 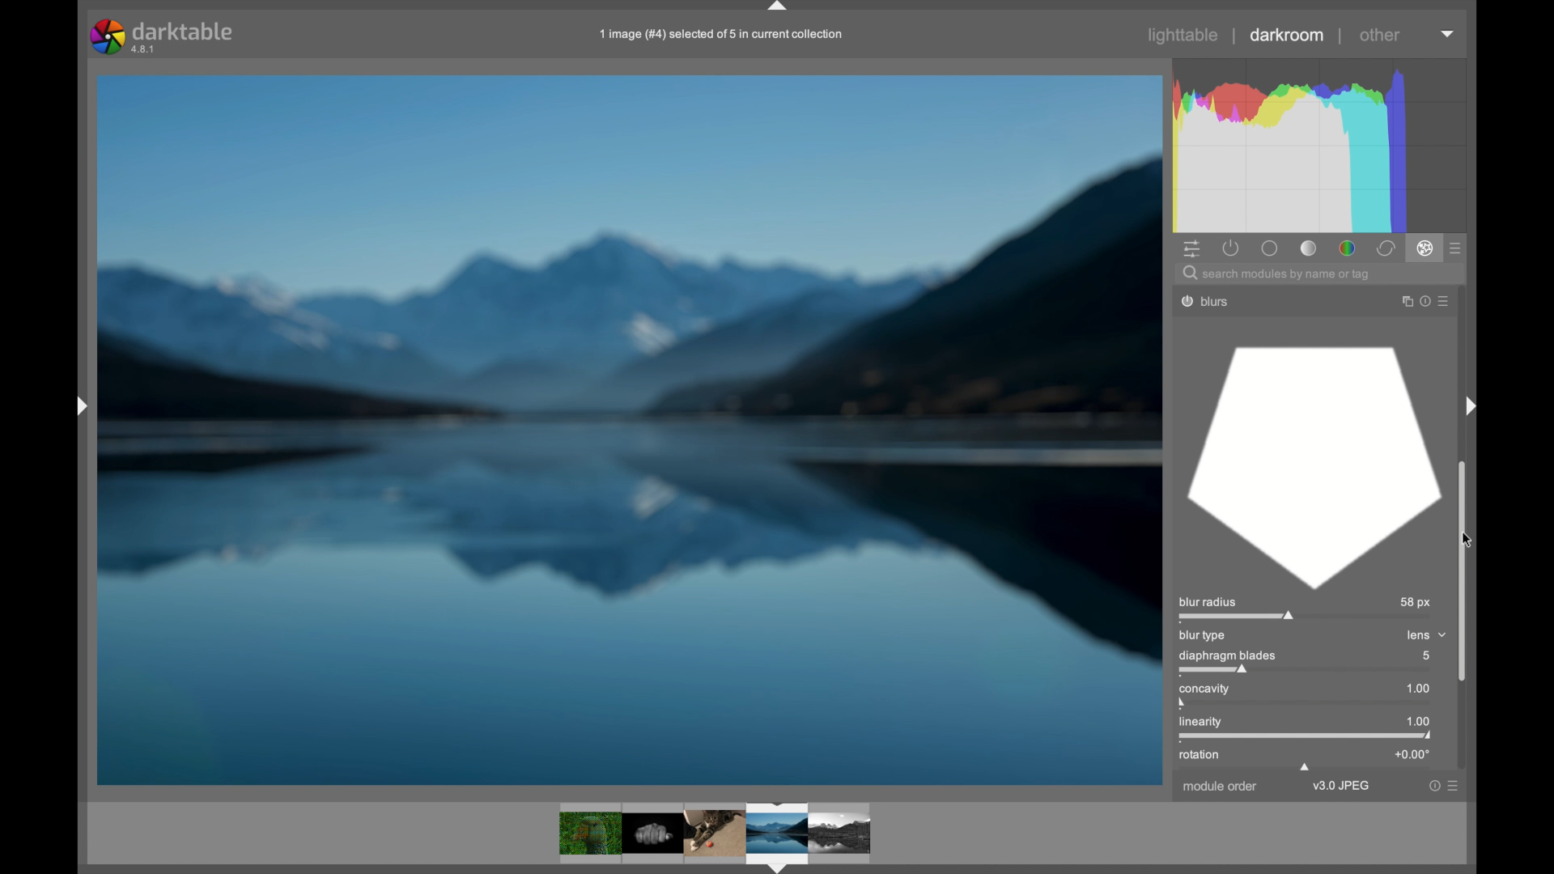 What do you see at coordinates (1212, 601) in the screenshot?
I see `blur radius` at bounding box center [1212, 601].